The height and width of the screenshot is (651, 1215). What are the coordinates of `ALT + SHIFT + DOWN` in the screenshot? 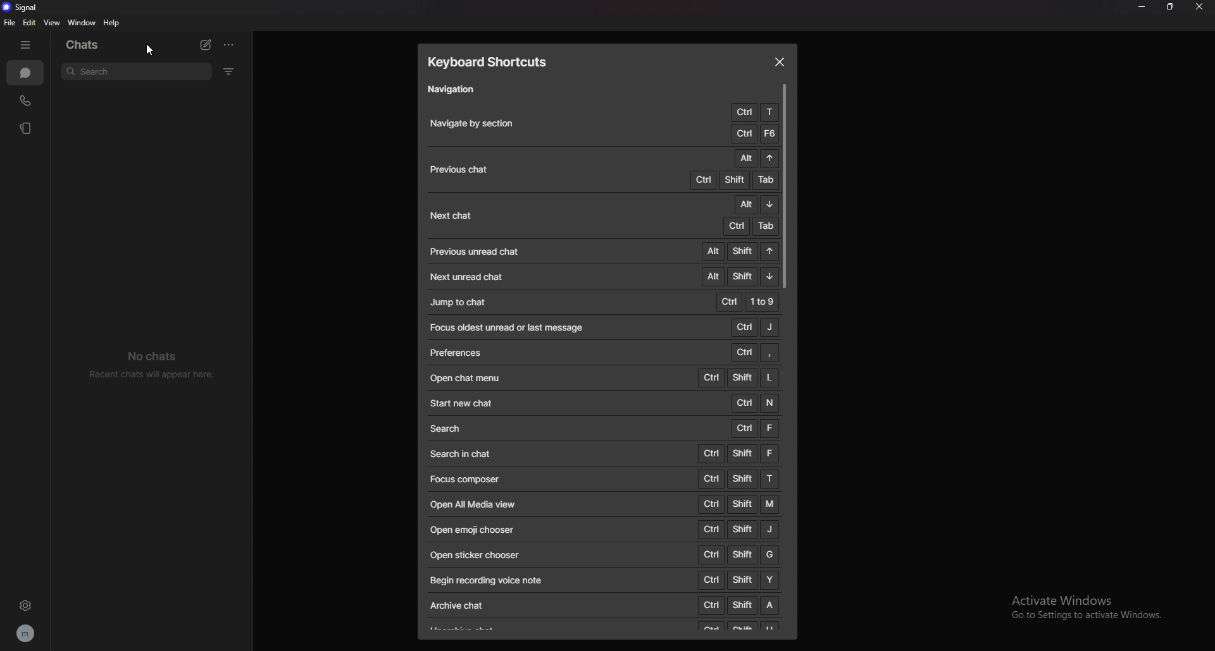 It's located at (738, 276).